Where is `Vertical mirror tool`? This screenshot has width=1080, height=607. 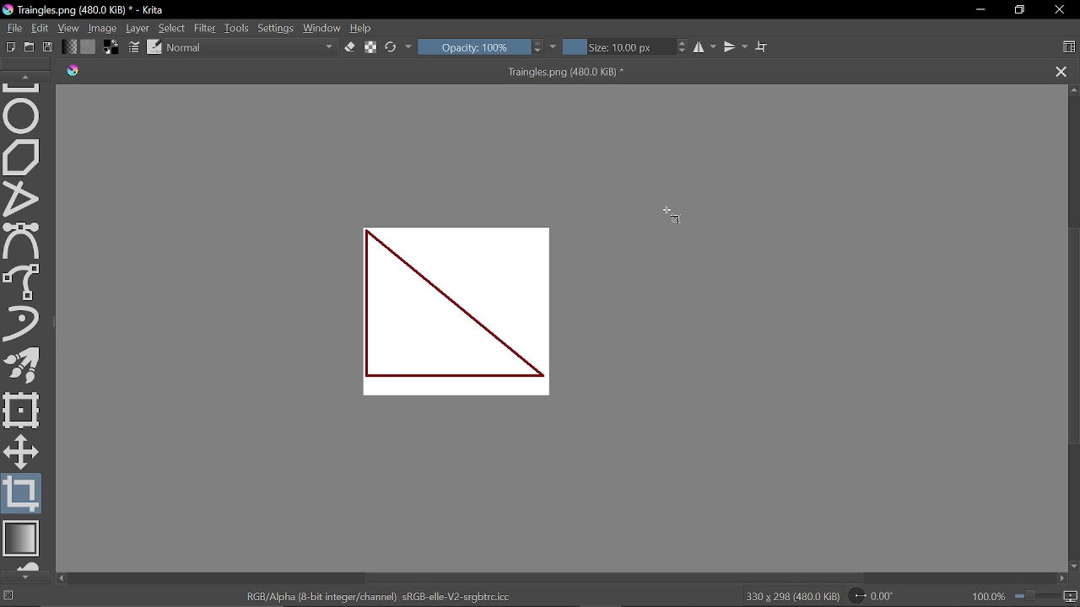
Vertical mirror tool is located at coordinates (737, 46).